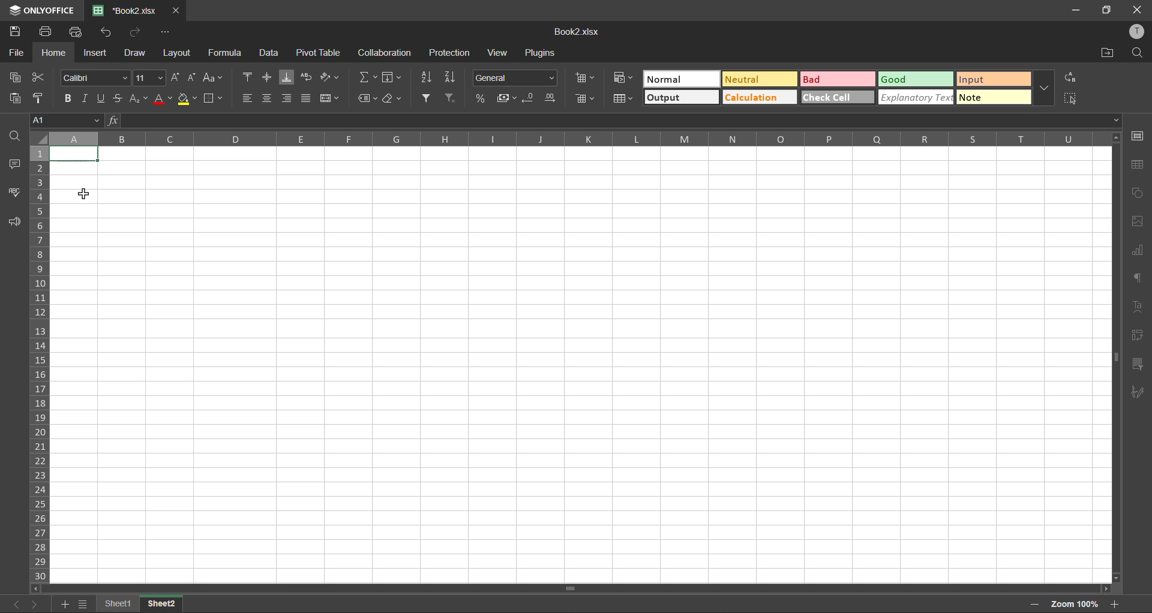 Image resolution: width=1152 pixels, height=613 pixels. What do you see at coordinates (1104, 53) in the screenshot?
I see `open location` at bounding box center [1104, 53].